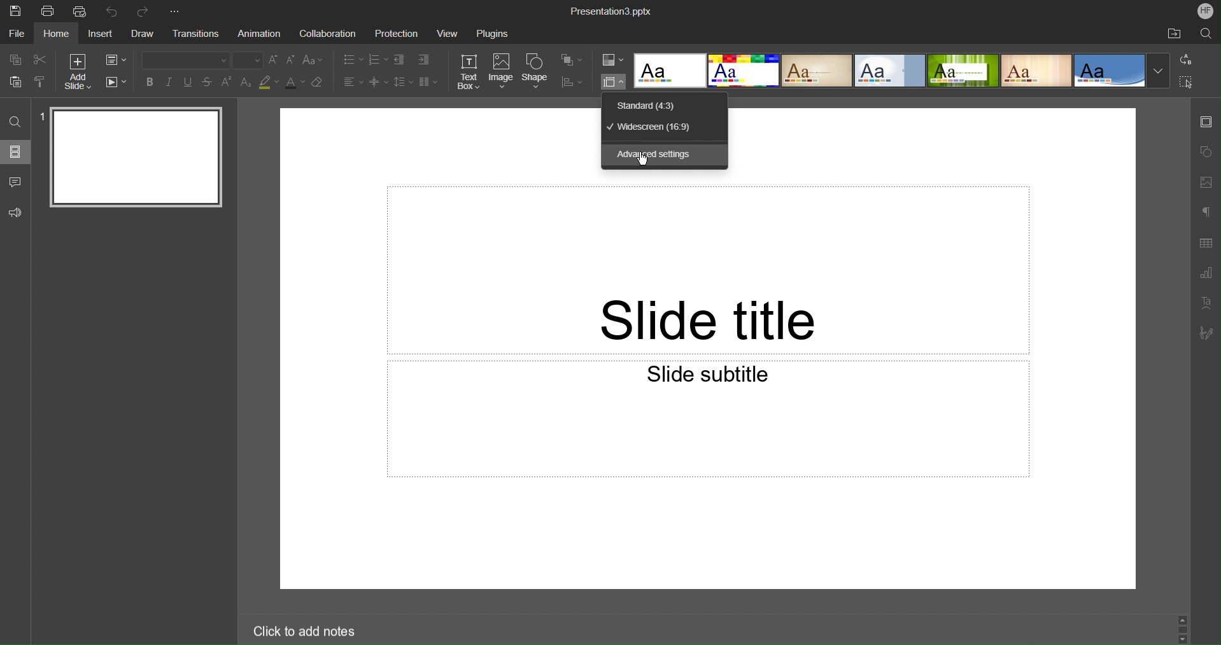  I want to click on Find, so click(15, 121).